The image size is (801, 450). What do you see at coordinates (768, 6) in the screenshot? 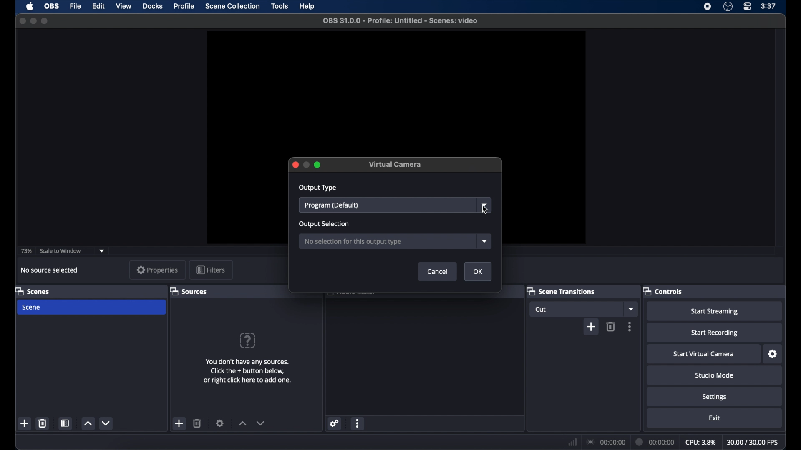
I see `time` at bounding box center [768, 6].